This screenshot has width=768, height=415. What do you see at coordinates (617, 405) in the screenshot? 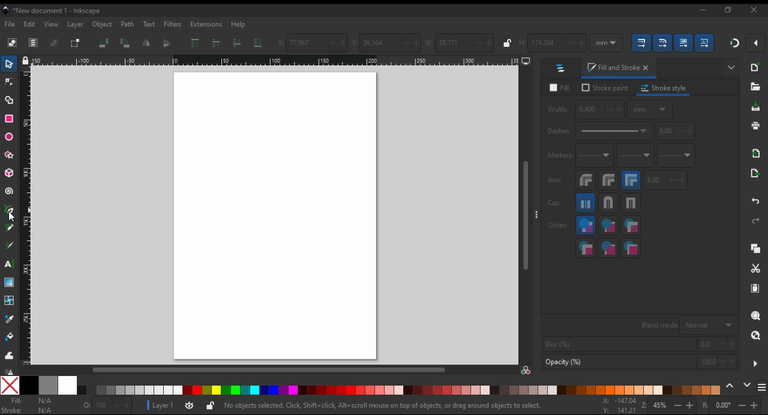
I see `cursor coordinates` at bounding box center [617, 405].